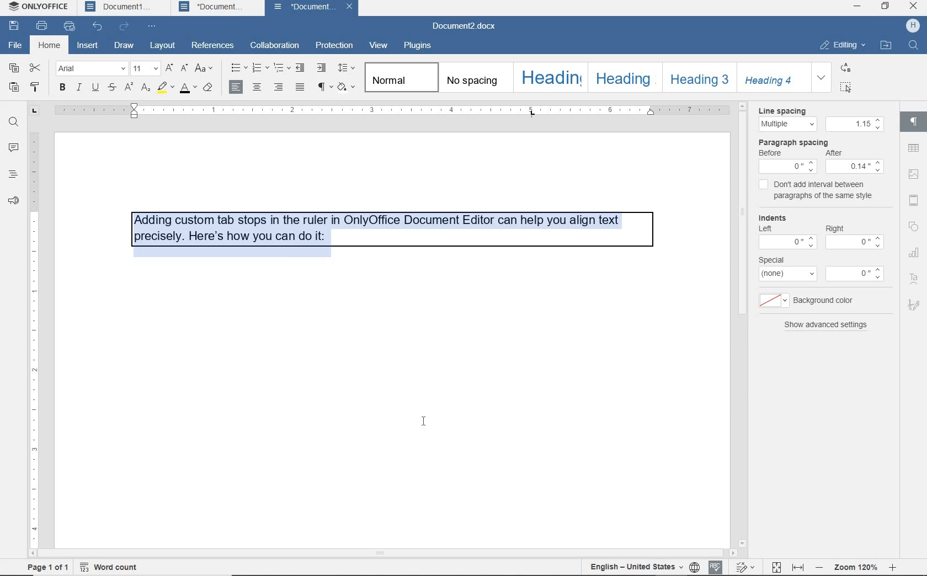 The width and height of the screenshot is (927, 576). What do you see at coordinates (788, 275) in the screenshot?
I see `menu` at bounding box center [788, 275].